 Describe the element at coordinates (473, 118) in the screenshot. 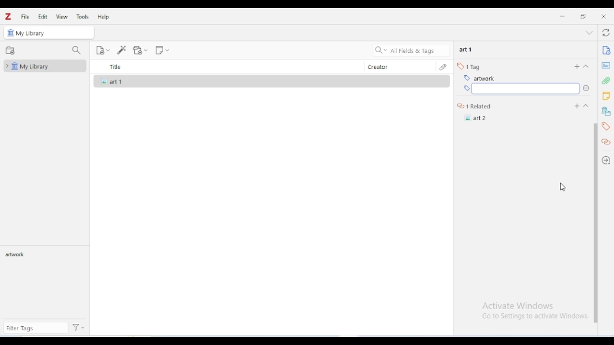

I see `Art 2` at that location.